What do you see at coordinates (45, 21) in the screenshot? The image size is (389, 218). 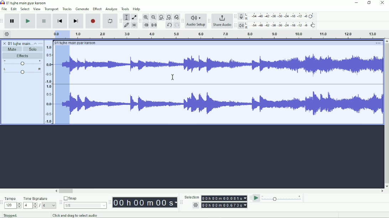 I see `Stop` at bounding box center [45, 21].